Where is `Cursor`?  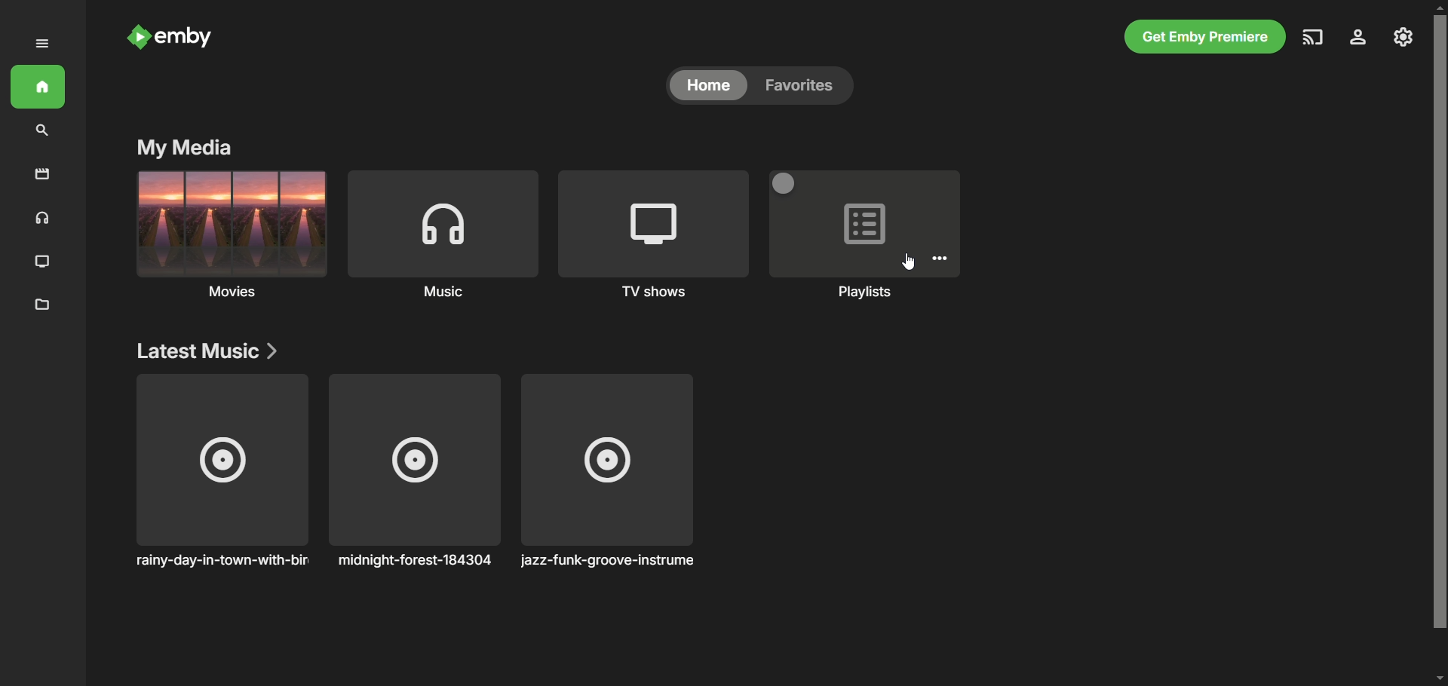 Cursor is located at coordinates (908, 262).